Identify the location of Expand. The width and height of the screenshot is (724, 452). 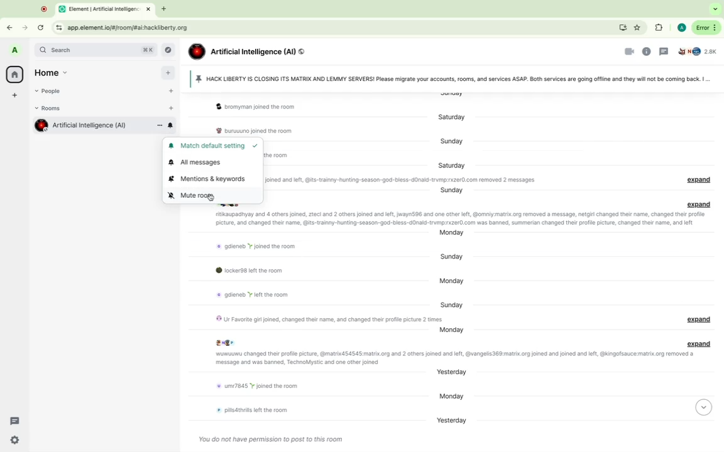
(699, 205).